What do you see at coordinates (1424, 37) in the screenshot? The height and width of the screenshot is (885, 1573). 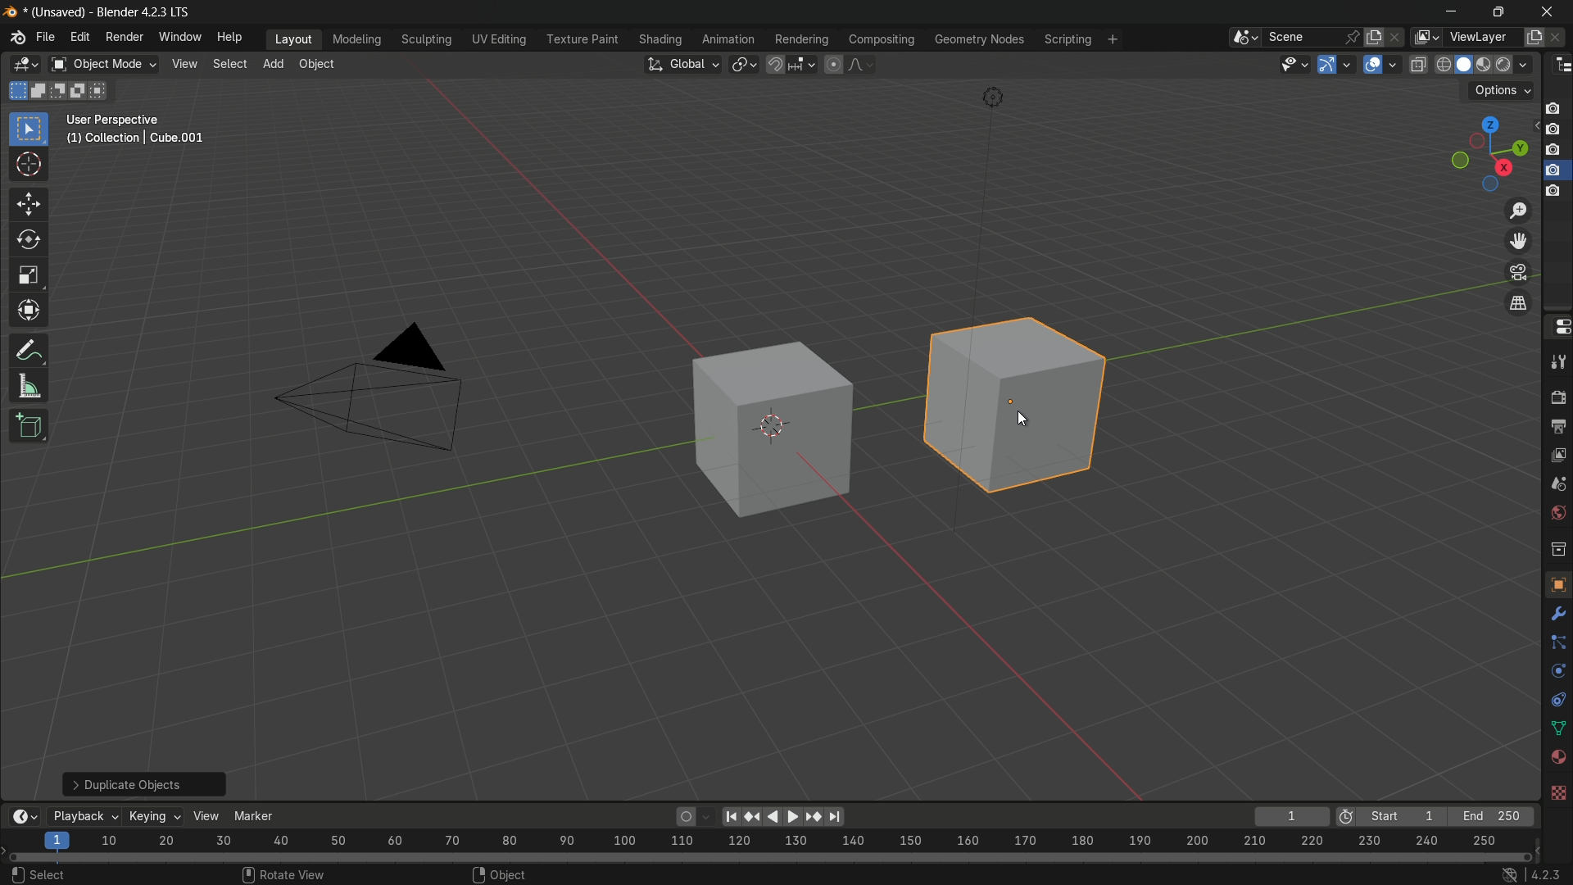 I see `active workspace` at bounding box center [1424, 37].